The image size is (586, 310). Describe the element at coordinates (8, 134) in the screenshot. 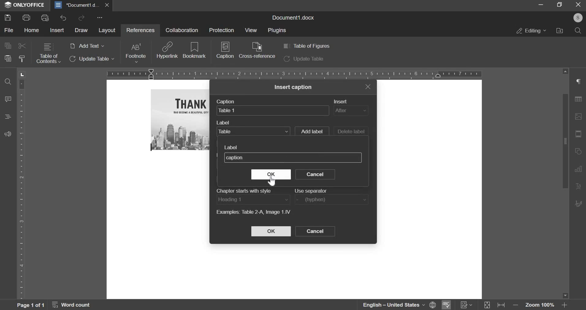

I see `feedback` at that location.